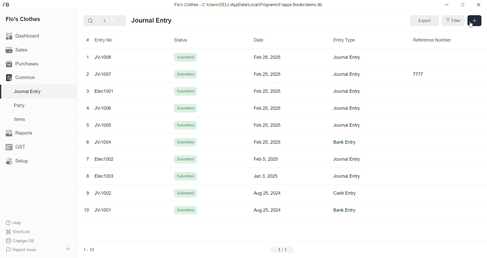 This screenshot has height=258, width=487. I want to click on collapse sidebar, so click(69, 249).